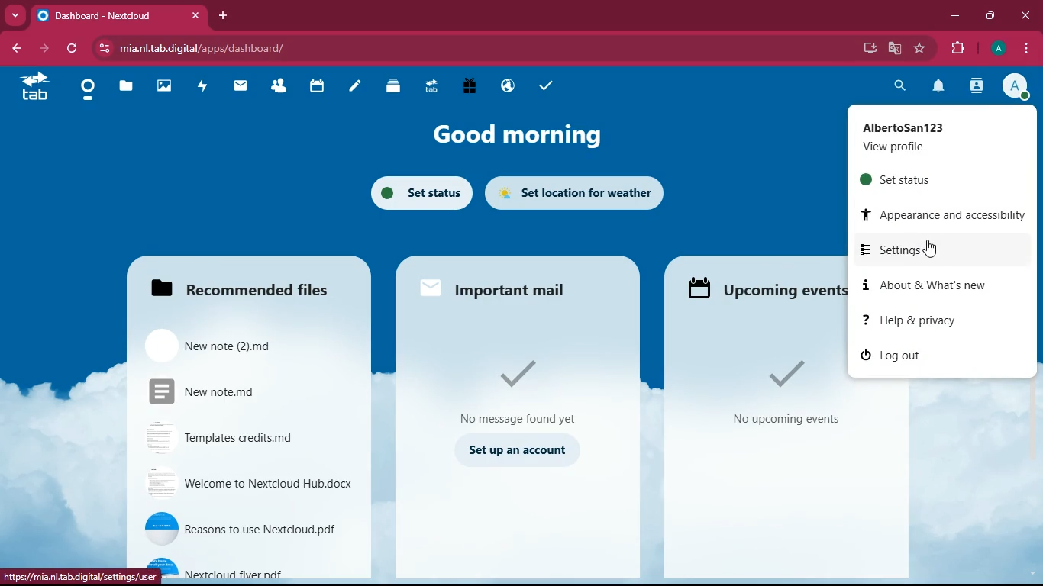  What do you see at coordinates (194, 16) in the screenshot?
I see `close` at bounding box center [194, 16].